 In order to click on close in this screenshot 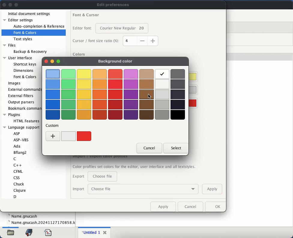, I will do `click(105, 233)`.